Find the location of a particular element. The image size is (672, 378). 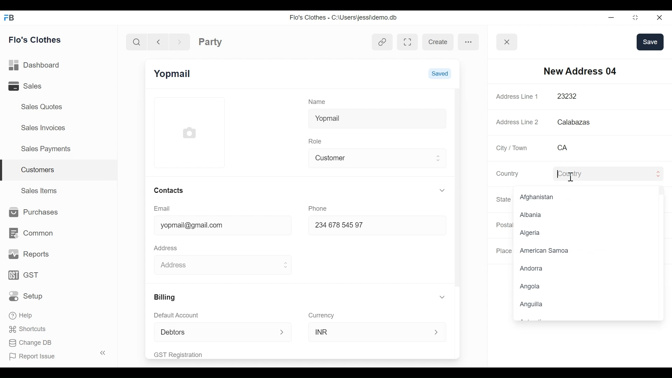

Expand is located at coordinates (658, 199).